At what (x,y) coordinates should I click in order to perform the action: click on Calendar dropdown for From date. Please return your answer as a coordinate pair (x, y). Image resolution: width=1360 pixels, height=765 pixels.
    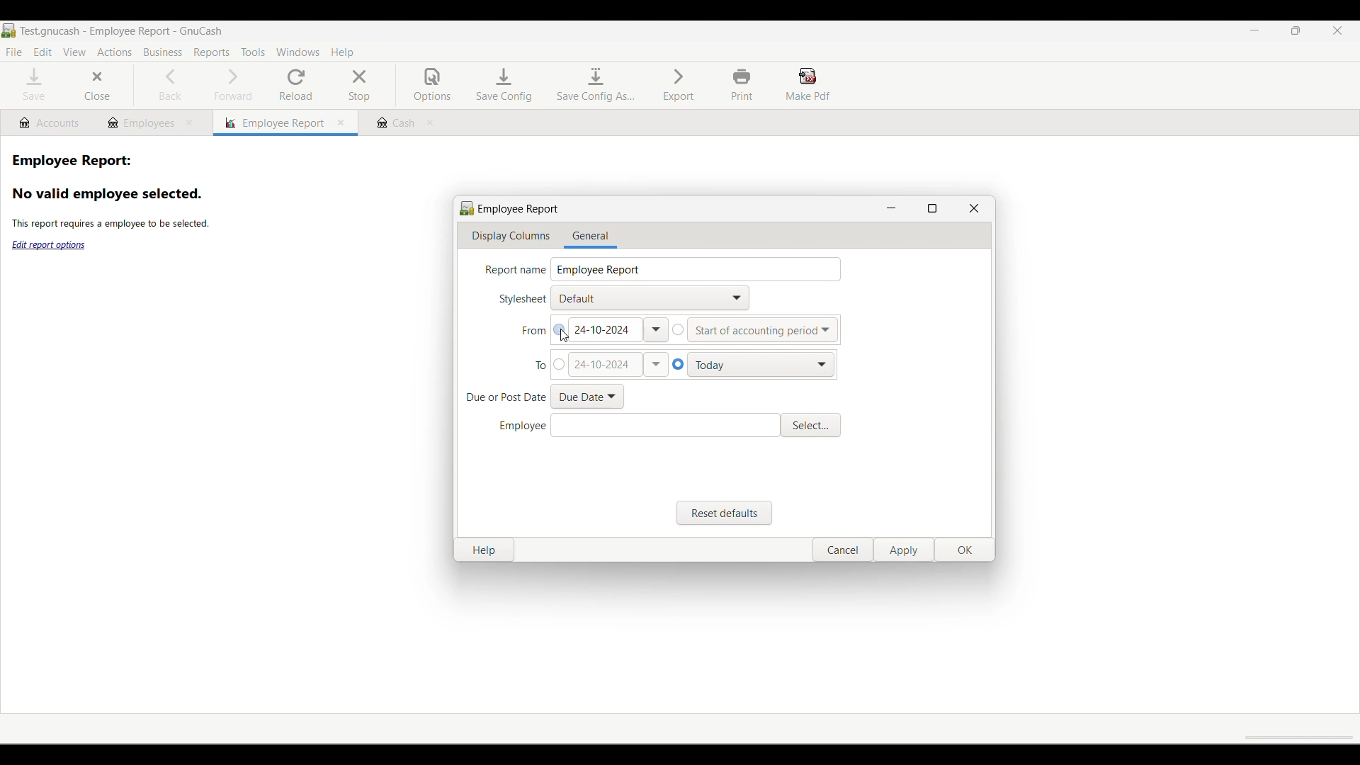
    Looking at the image, I should click on (656, 329).